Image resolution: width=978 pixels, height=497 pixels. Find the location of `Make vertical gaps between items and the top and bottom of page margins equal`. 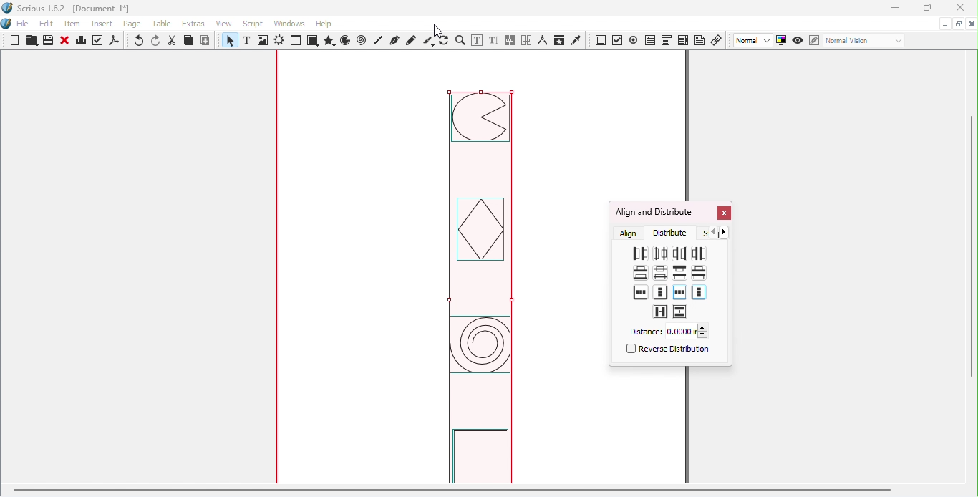

Make vertical gaps between items and the top and bottom of page margins equal is located at coordinates (699, 293).